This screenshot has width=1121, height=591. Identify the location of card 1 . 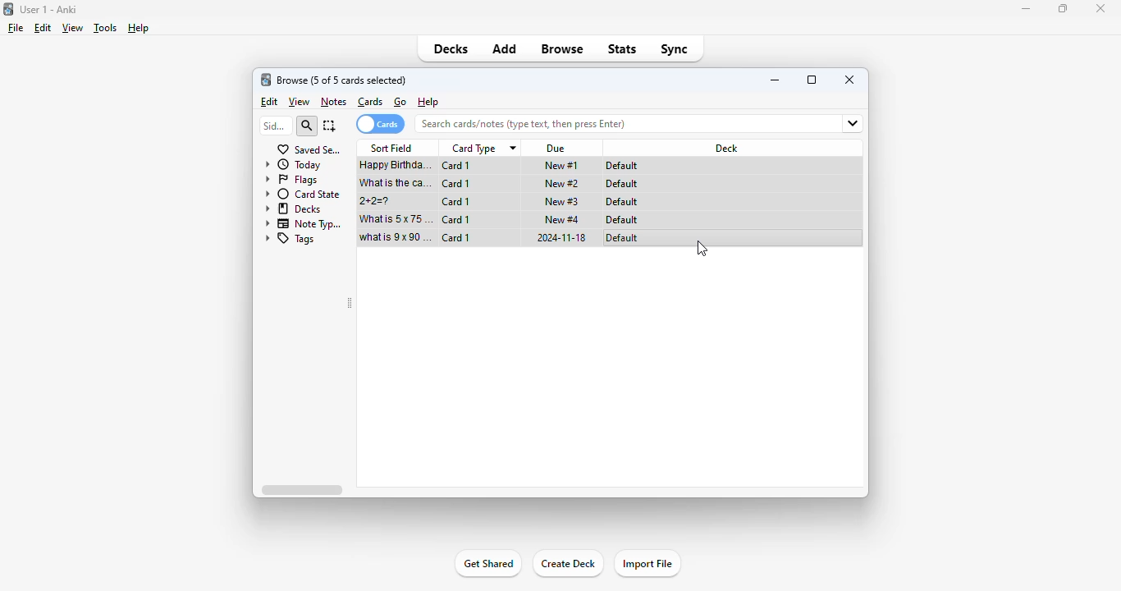
(456, 237).